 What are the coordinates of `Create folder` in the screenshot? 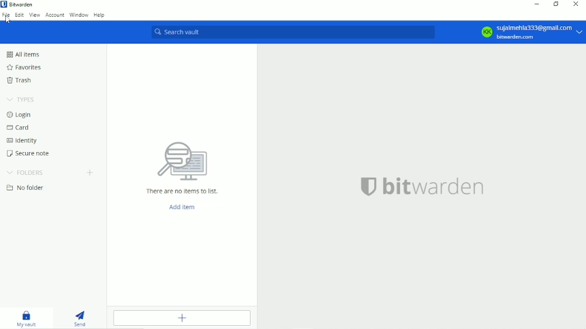 It's located at (89, 173).